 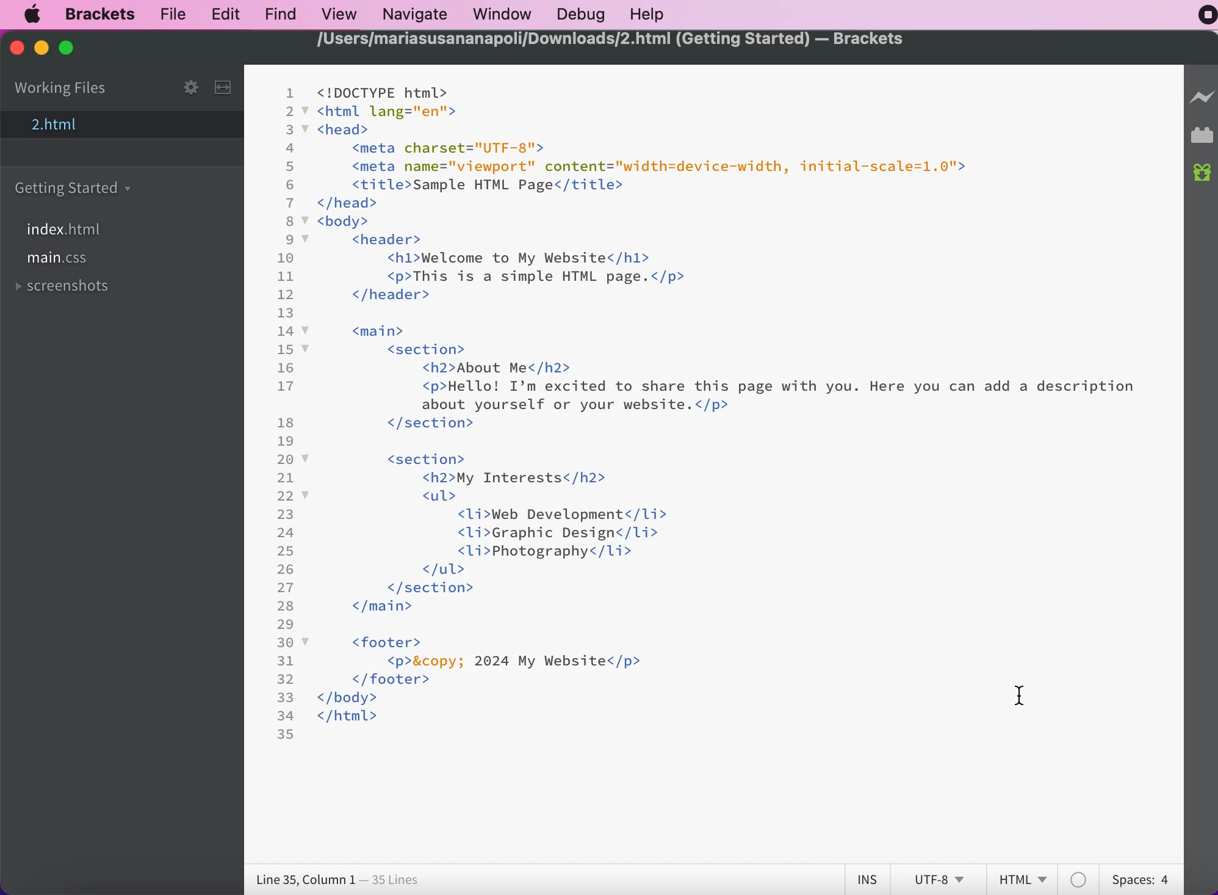 I want to click on line 35, Column 1 - 35 lines, so click(x=343, y=879).